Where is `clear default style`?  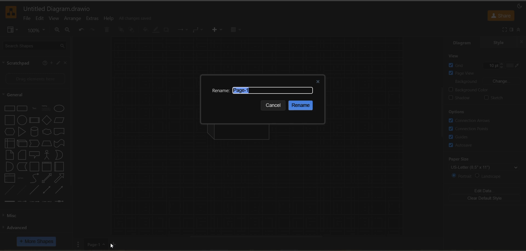
clear default style is located at coordinates (485, 199).